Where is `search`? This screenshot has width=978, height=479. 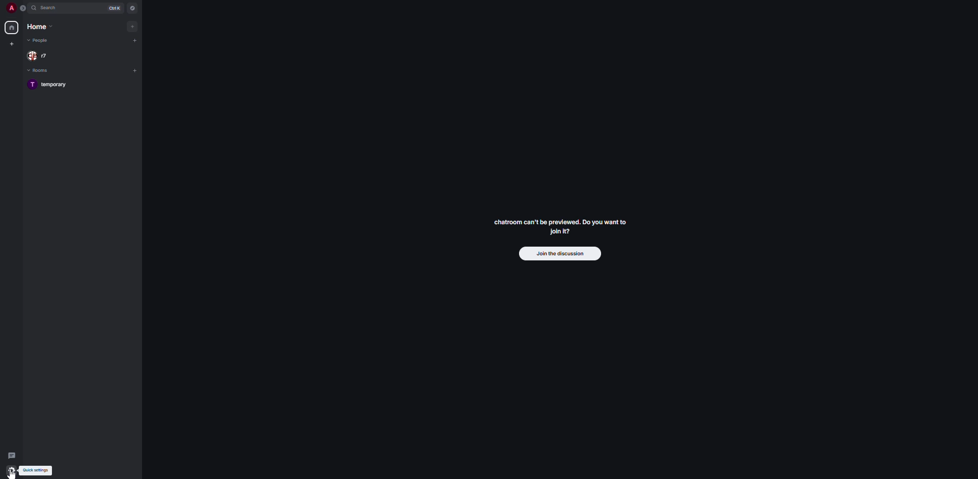 search is located at coordinates (49, 8).